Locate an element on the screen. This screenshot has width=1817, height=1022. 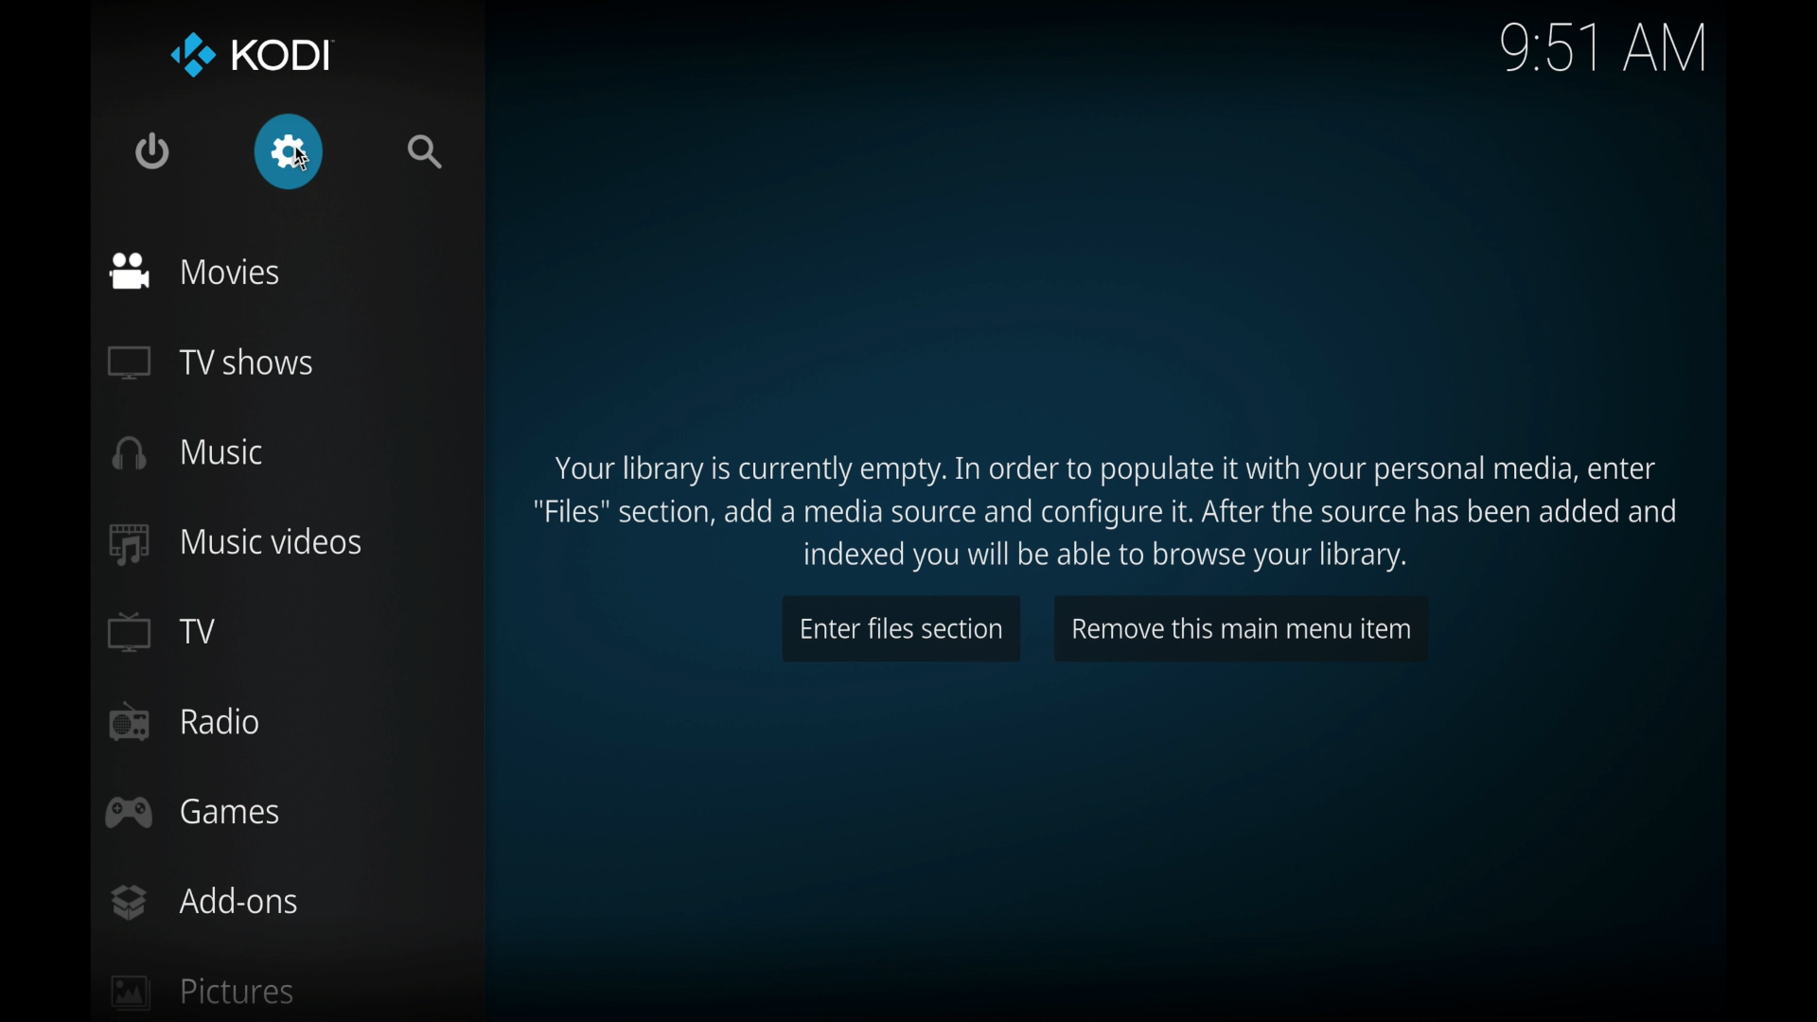
time is located at coordinates (1603, 49).